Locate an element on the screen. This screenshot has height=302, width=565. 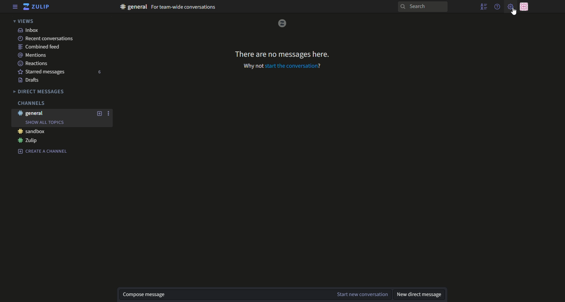
new direct message is located at coordinates (419, 295).